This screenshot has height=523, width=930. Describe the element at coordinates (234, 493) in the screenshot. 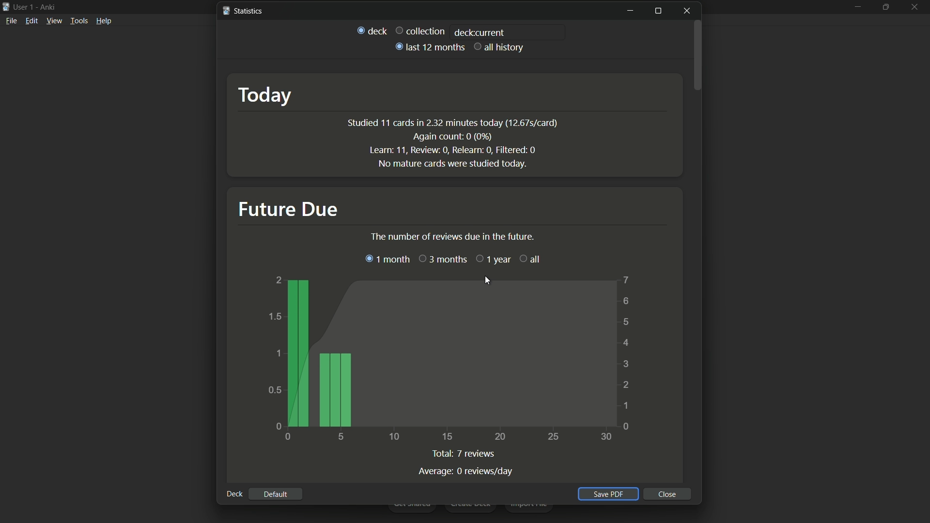

I see `deck` at that location.